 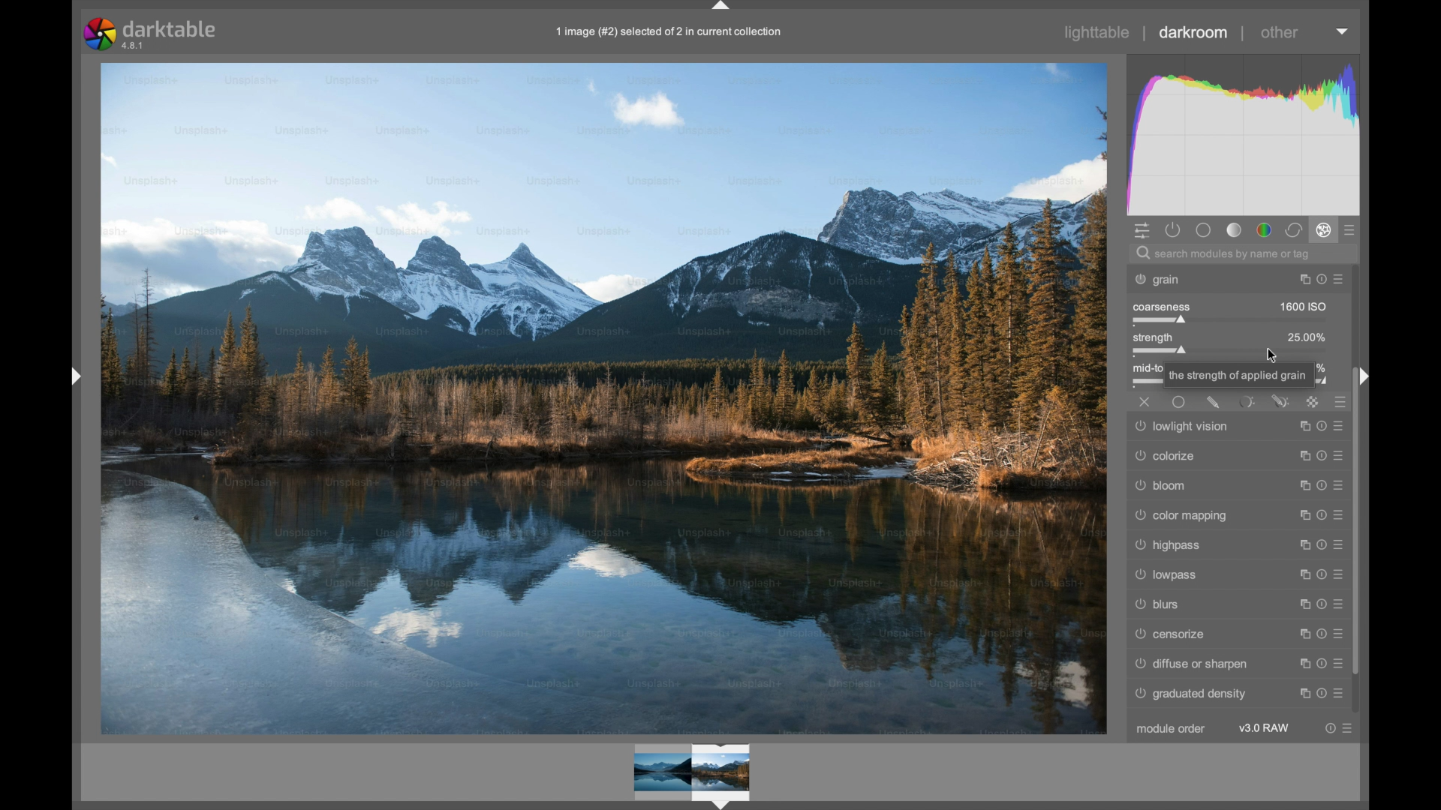 What do you see at coordinates (1278, 32) in the screenshot?
I see `other` at bounding box center [1278, 32].